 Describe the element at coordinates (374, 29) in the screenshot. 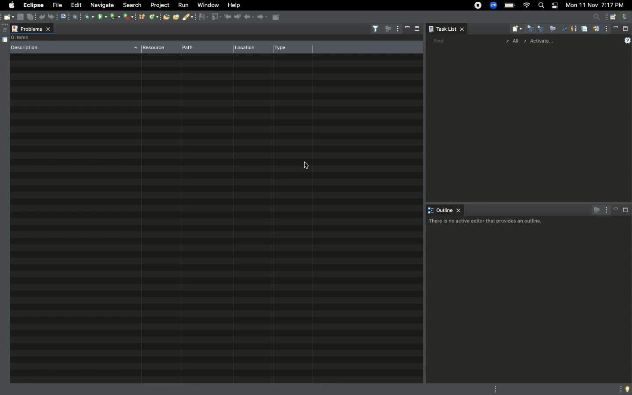

I see `Filters` at that location.